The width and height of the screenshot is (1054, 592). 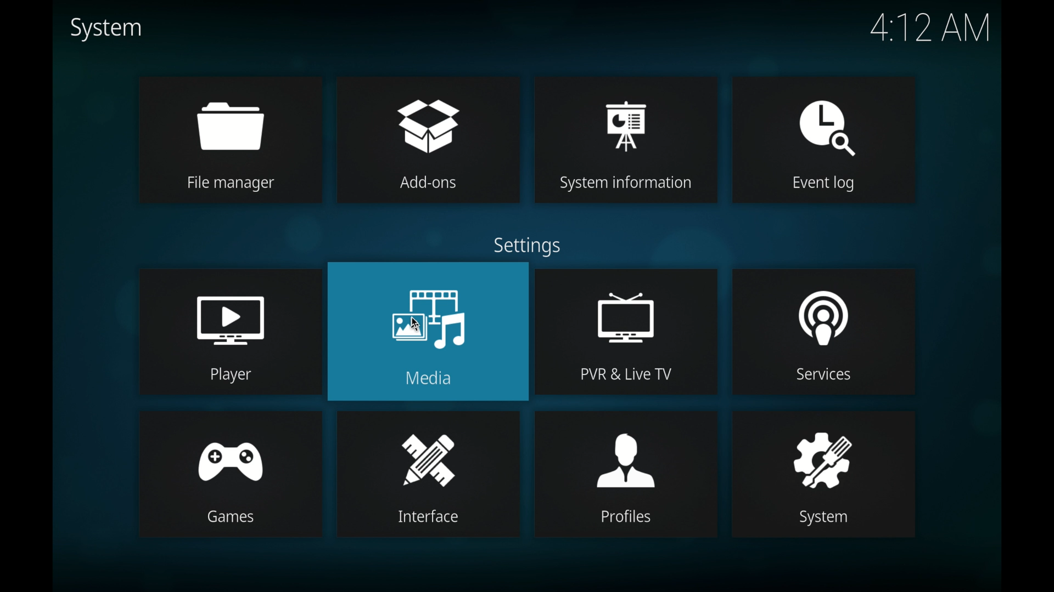 I want to click on player, so click(x=233, y=307).